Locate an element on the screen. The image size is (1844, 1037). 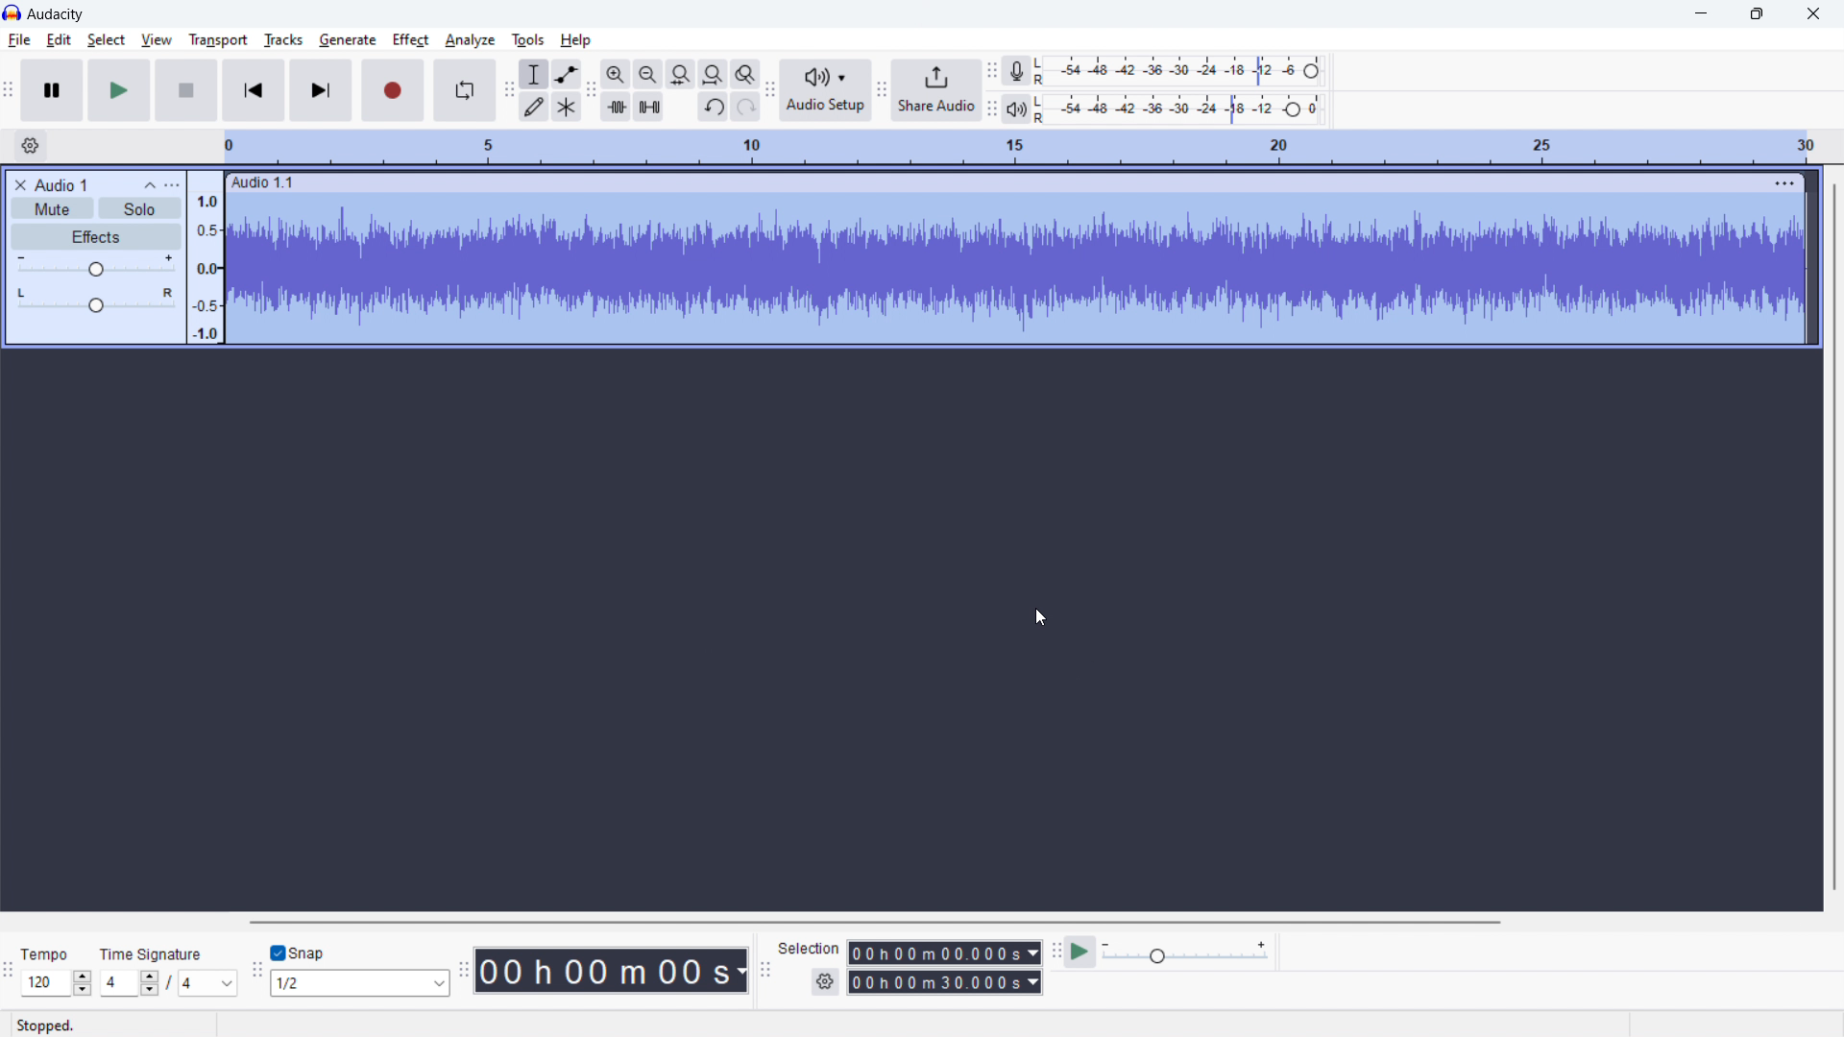
set tempo is located at coordinates (56, 983).